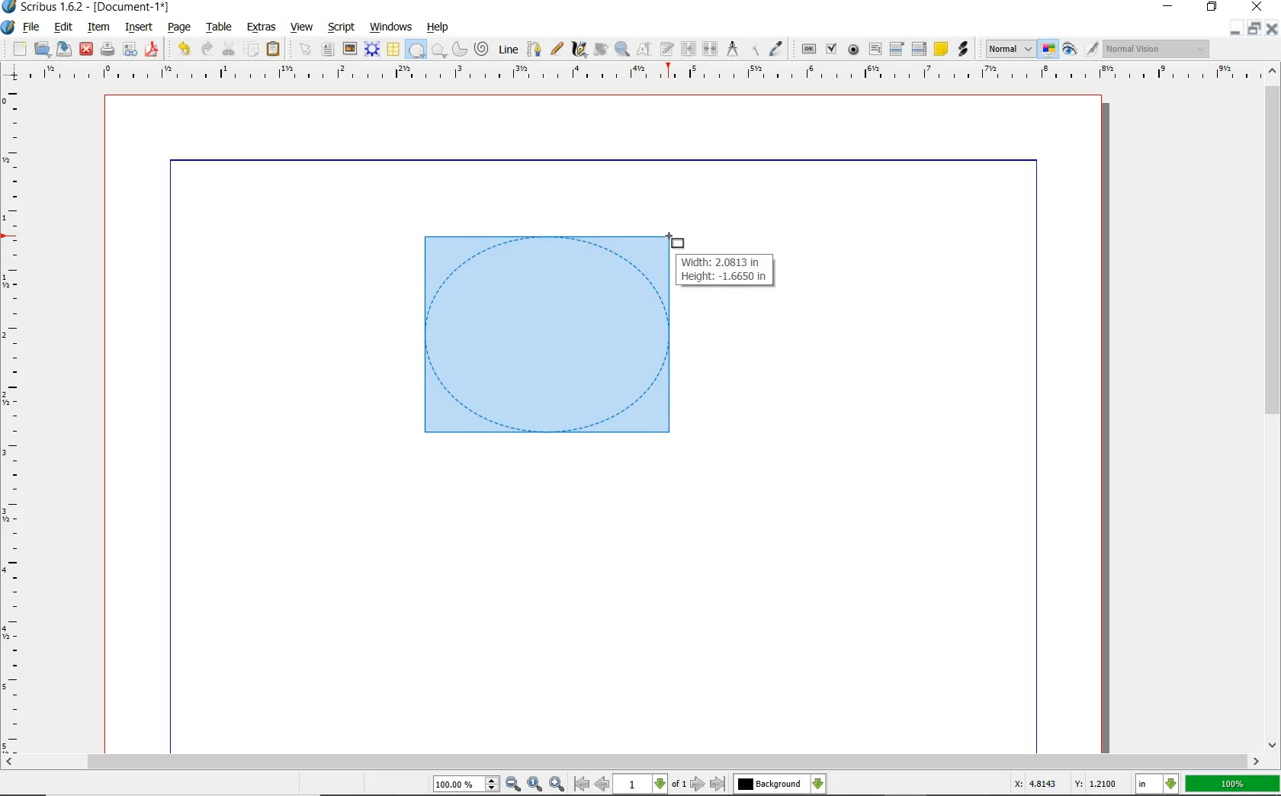  Describe the element at coordinates (1254, 29) in the screenshot. I see `RESTORE` at that location.